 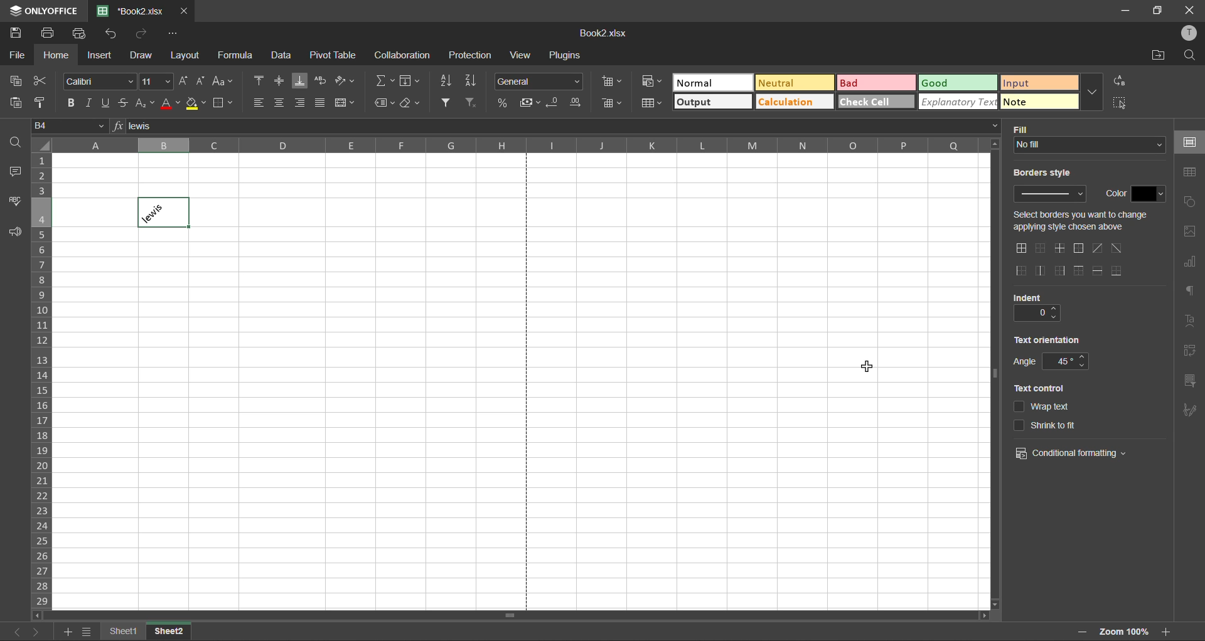 I want to click on bad, so click(x=874, y=82).